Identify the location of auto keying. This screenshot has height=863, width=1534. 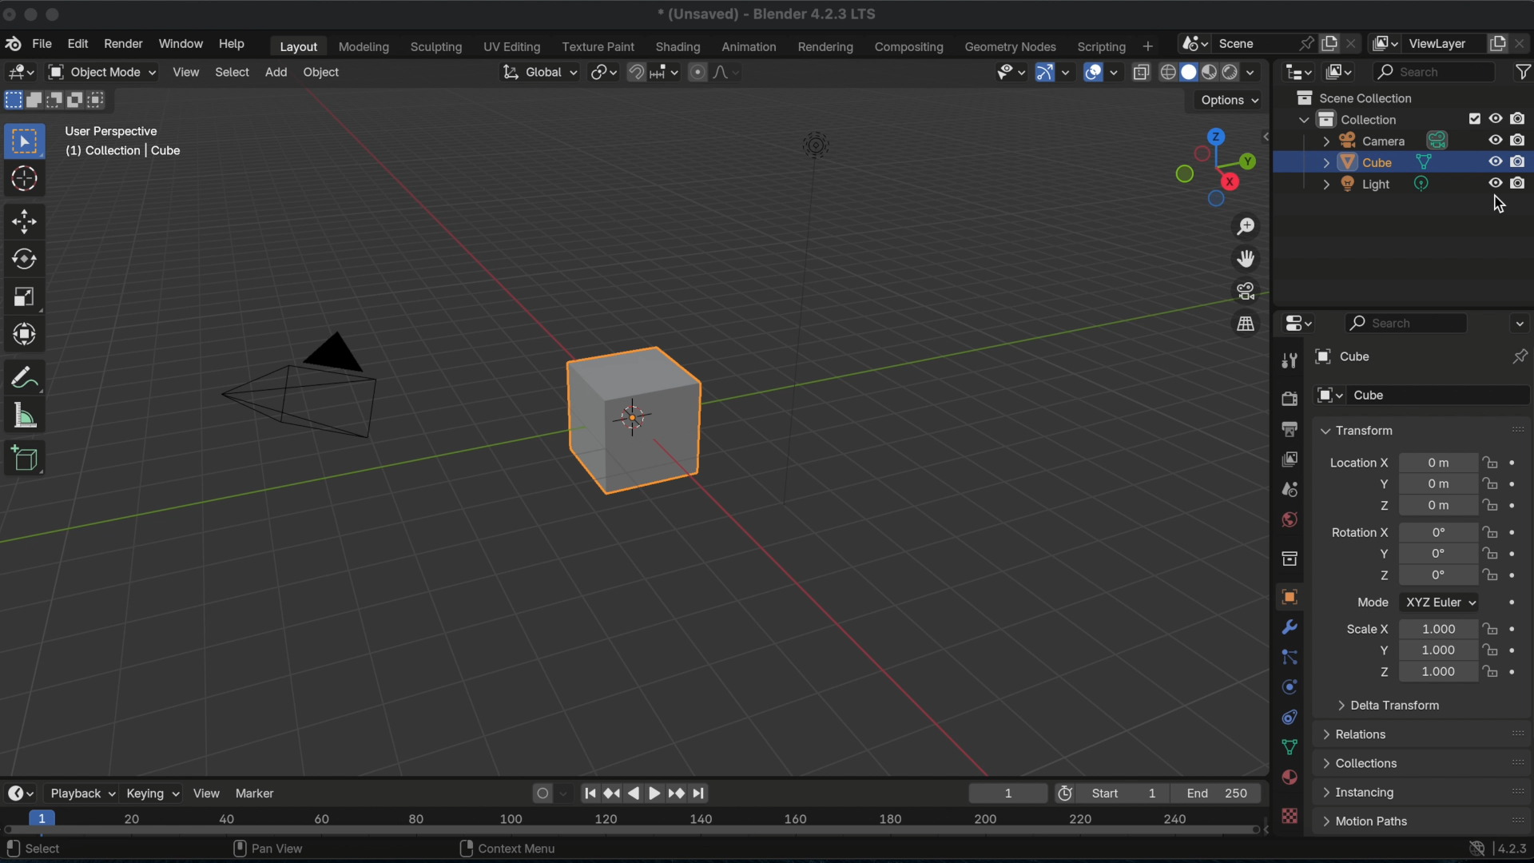
(537, 793).